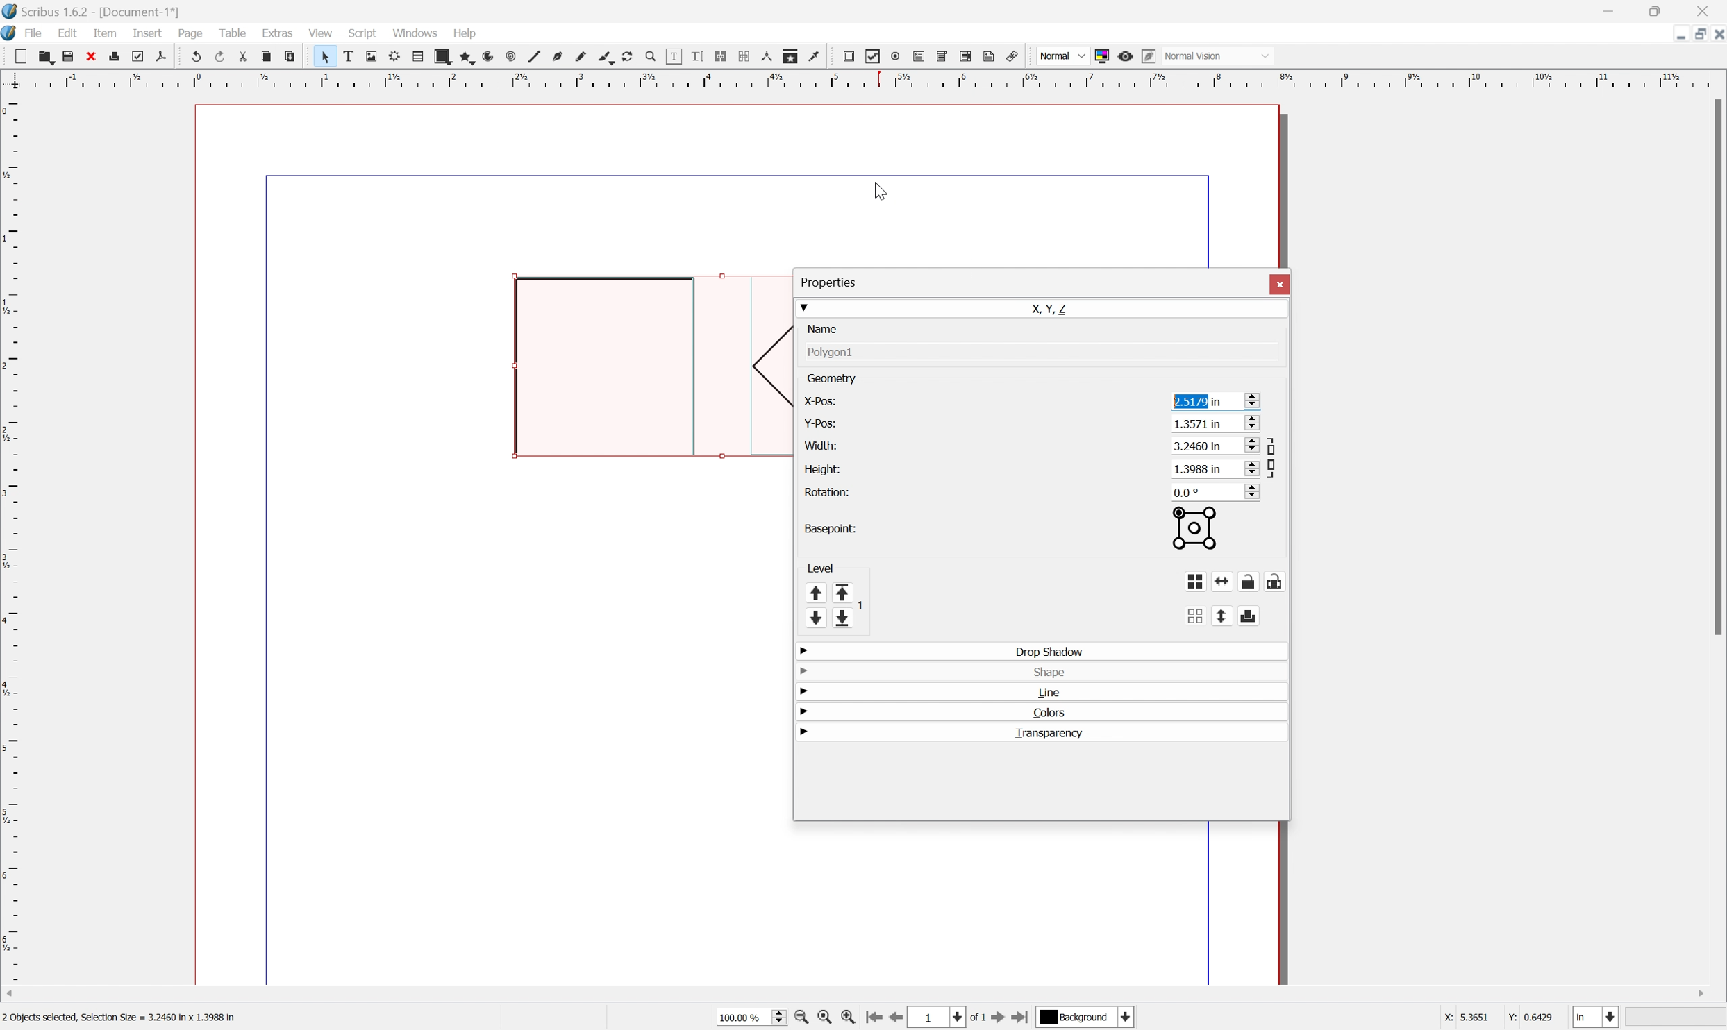 The height and width of the screenshot is (1030, 1727). What do you see at coordinates (288, 57) in the screenshot?
I see `paste` at bounding box center [288, 57].